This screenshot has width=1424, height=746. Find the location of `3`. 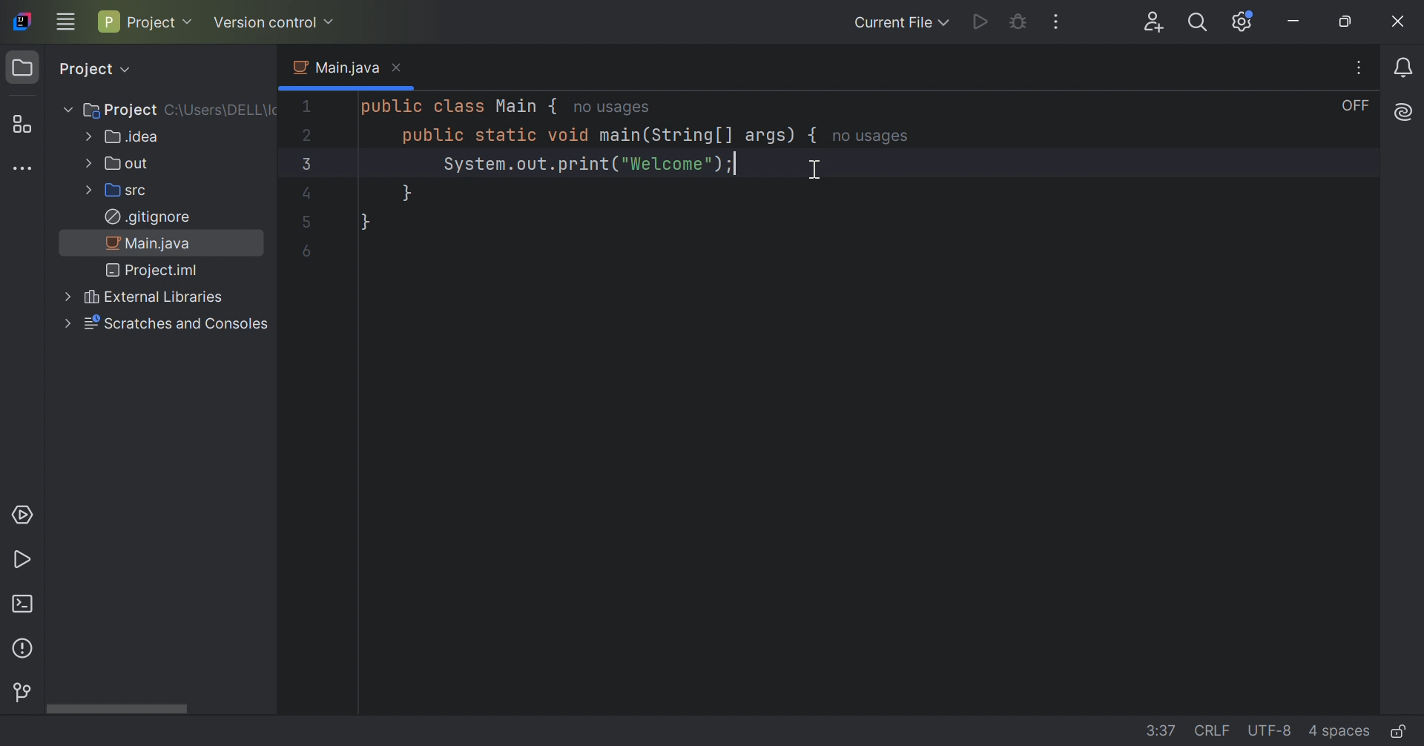

3 is located at coordinates (303, 164).